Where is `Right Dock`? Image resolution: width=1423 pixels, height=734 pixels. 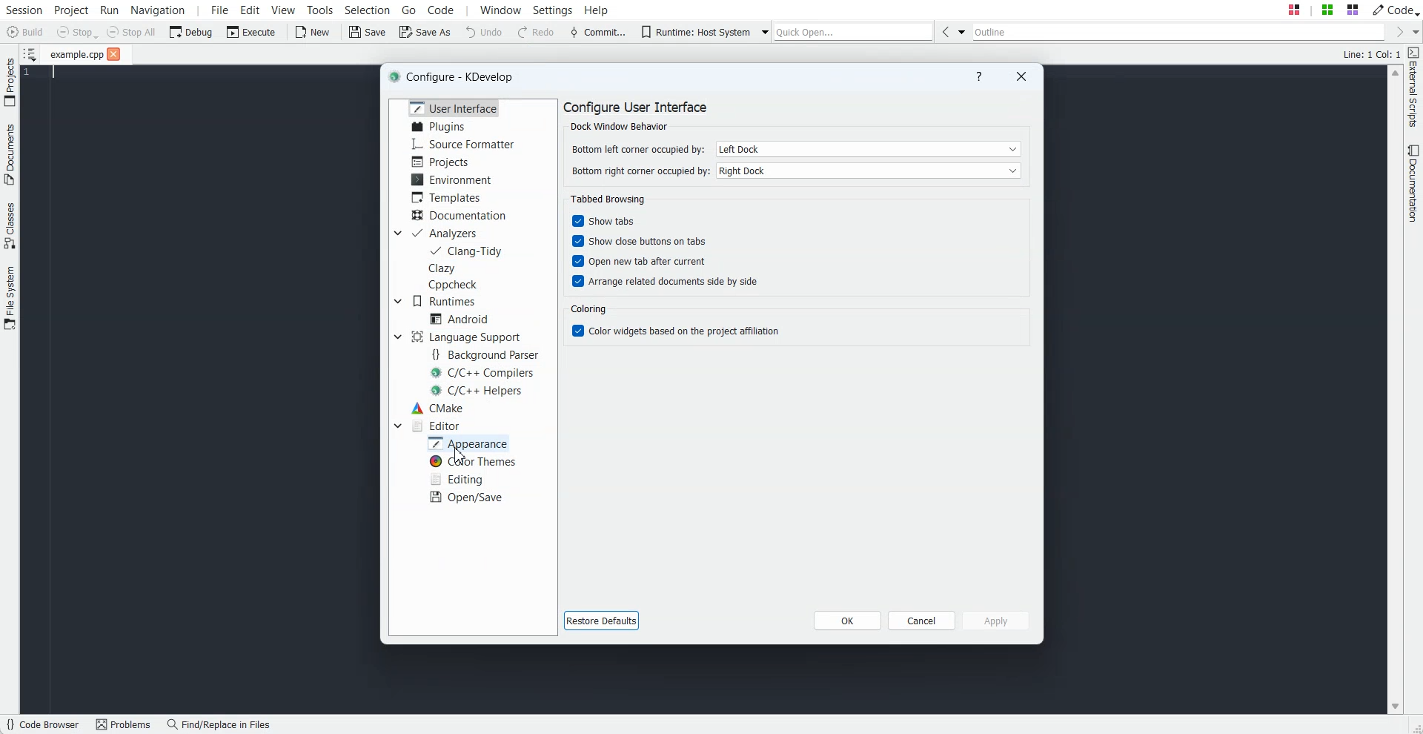 Right Dock is located at coordinates (870, 171).